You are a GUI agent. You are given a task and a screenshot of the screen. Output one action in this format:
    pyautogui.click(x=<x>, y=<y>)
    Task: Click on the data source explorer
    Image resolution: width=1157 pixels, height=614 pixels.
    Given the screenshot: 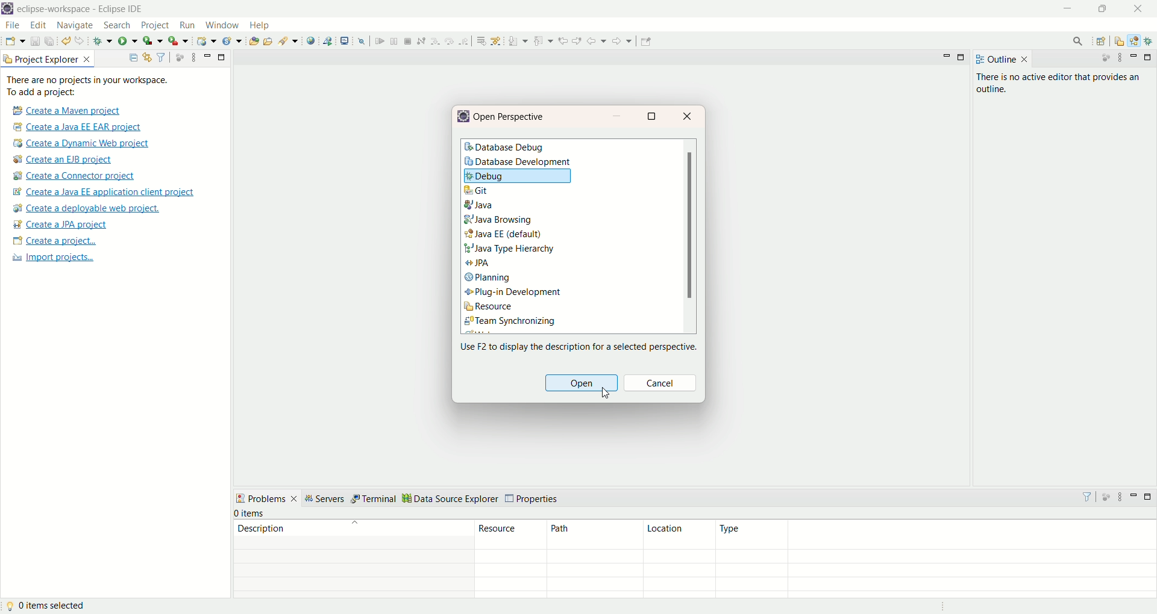 What is the action you would take?
    pyautogui.click(x=451, y=498)
    